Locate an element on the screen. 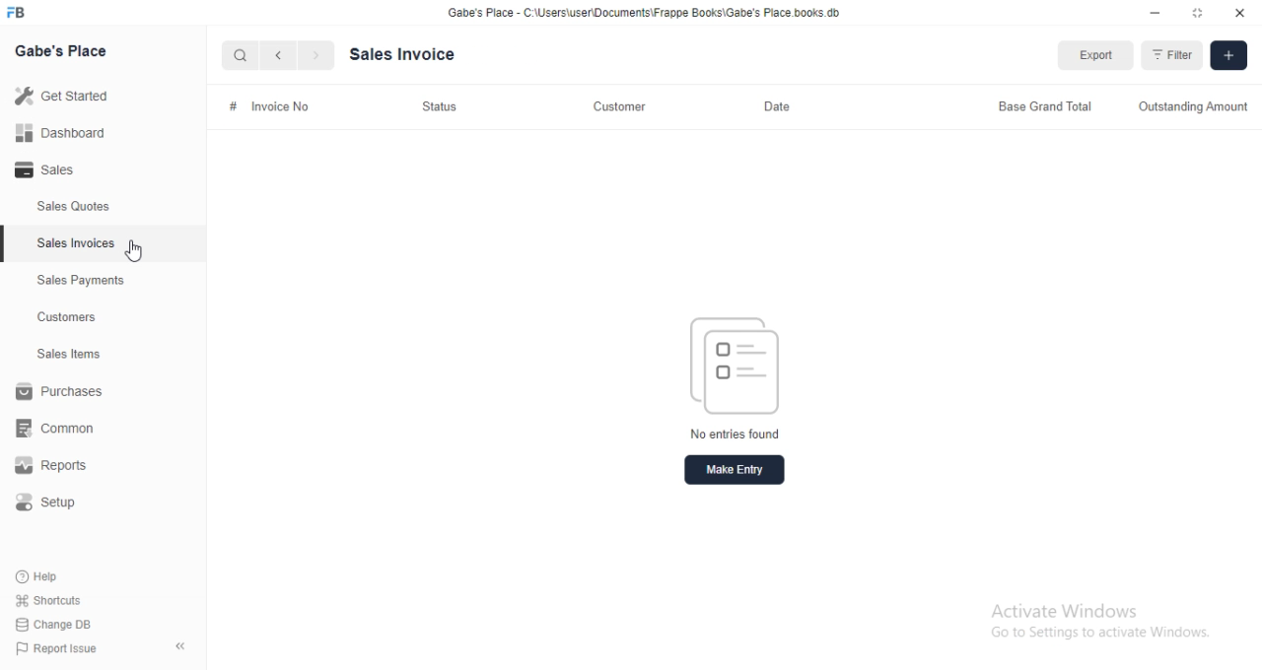  No entries found is located at coordinates (739, 378).